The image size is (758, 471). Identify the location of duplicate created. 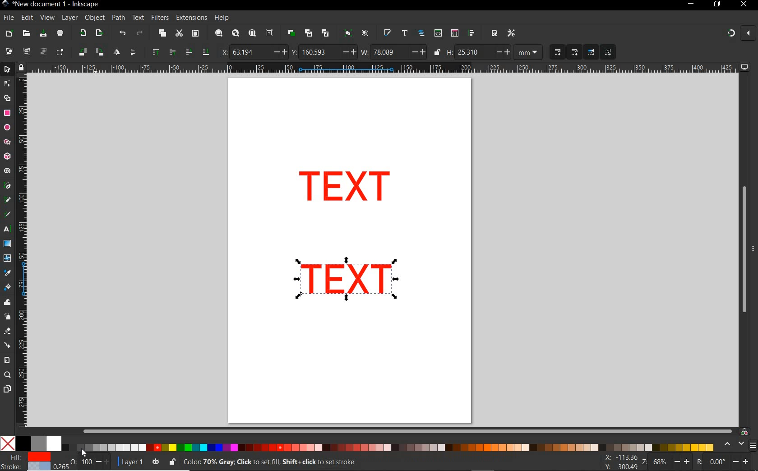
(345, 189).